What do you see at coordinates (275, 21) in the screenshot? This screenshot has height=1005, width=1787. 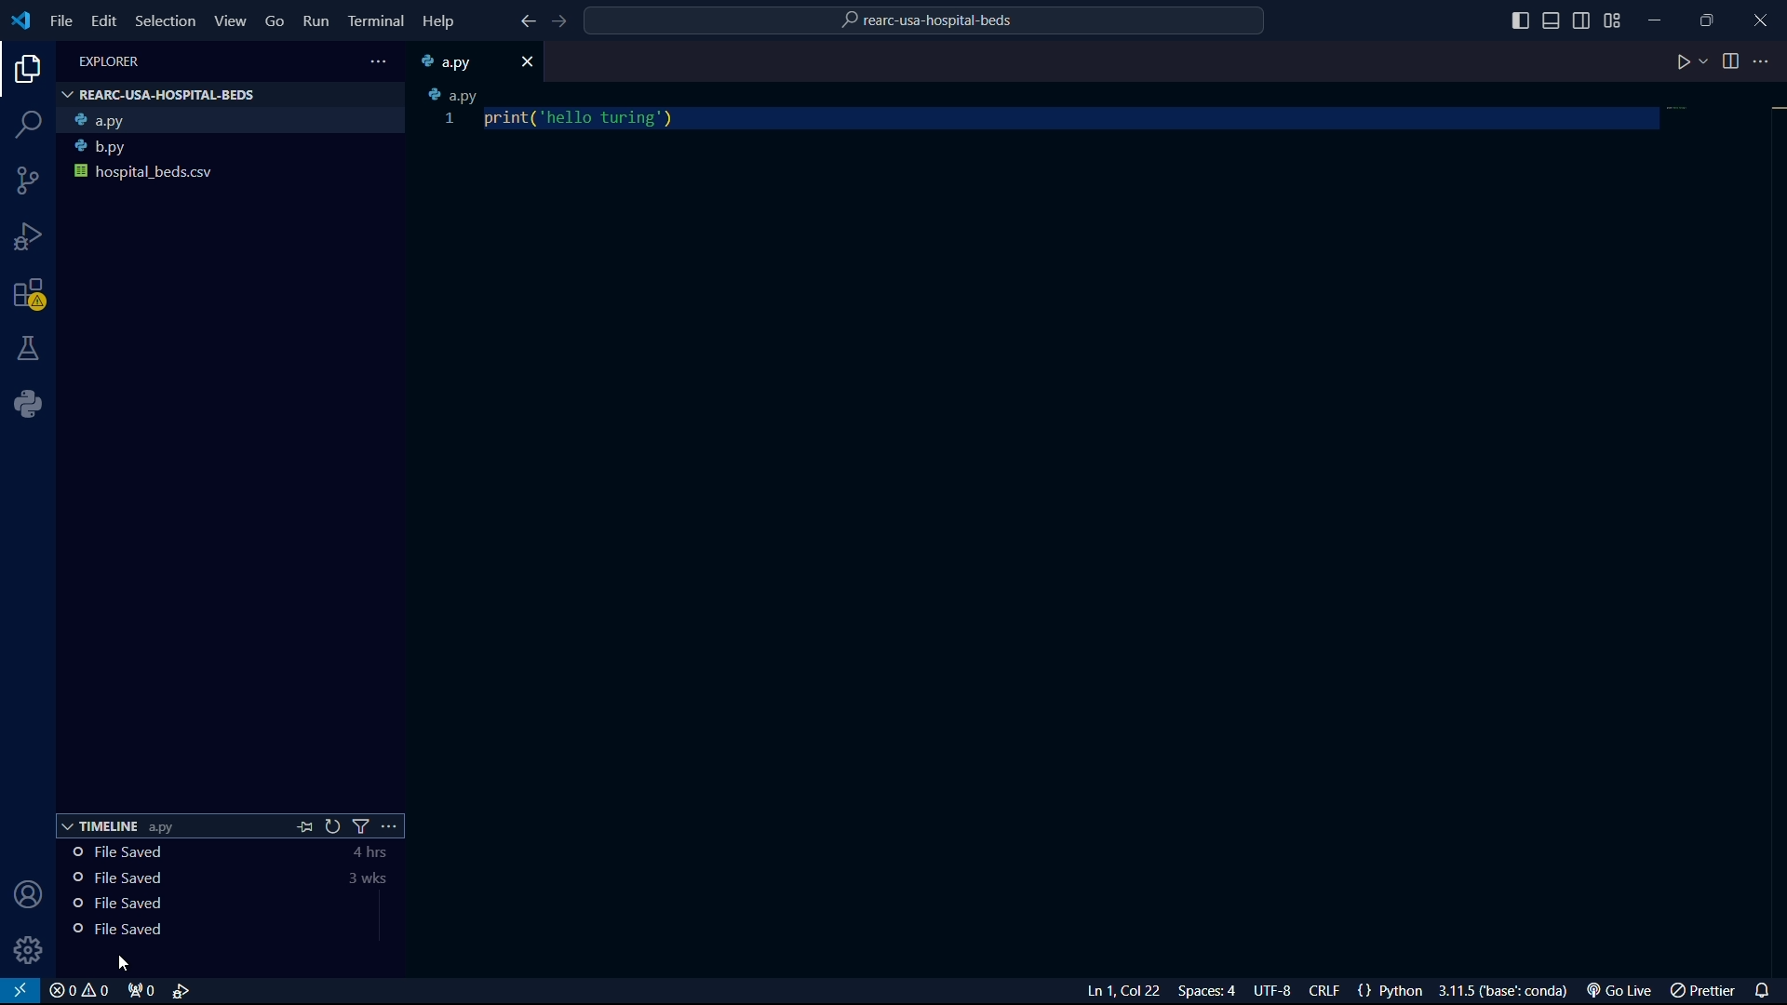 I see `go menu` at bounding box center [275, 21].